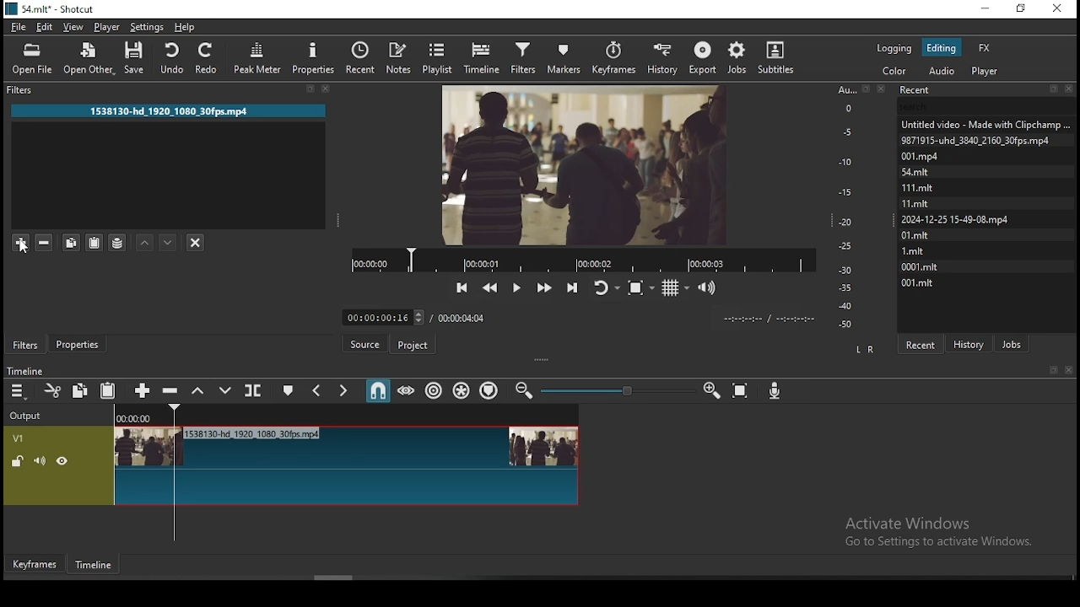 The image size is (1080, 607). I want to click on copy, so click(80, 389).